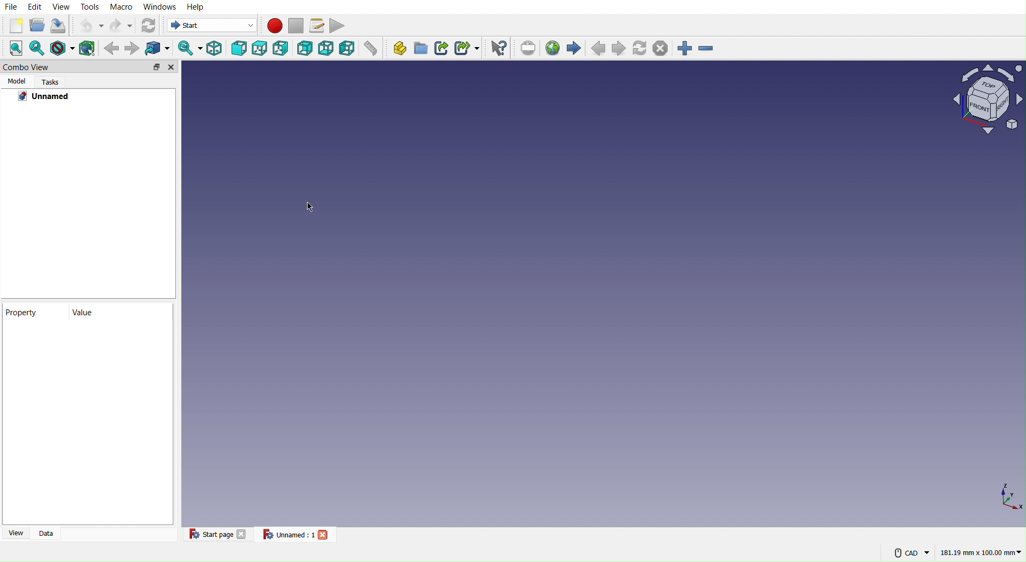  Describe the element at coordinates (156, 48) in the screenshot. I see `Select the linked object and switch to its owner document` at that location.